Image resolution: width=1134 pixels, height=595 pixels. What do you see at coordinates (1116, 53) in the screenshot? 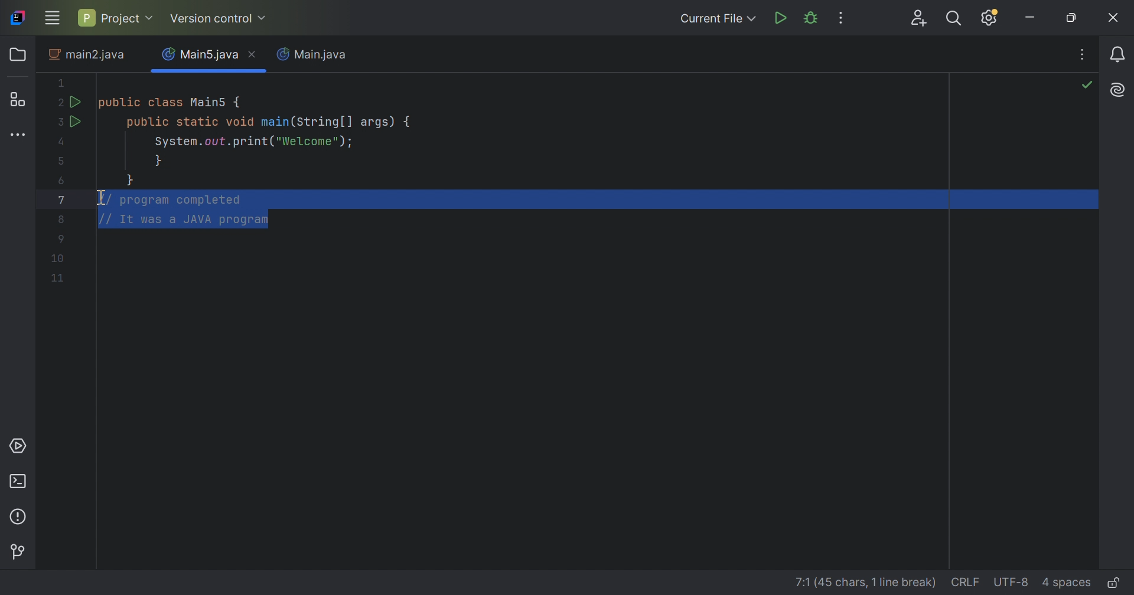
I see `Notifications` at bounding box center [1116, 53].